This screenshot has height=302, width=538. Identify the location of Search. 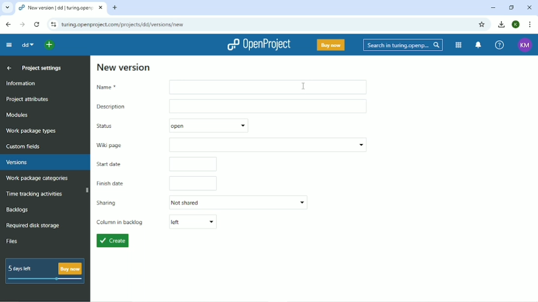
(403, 45).